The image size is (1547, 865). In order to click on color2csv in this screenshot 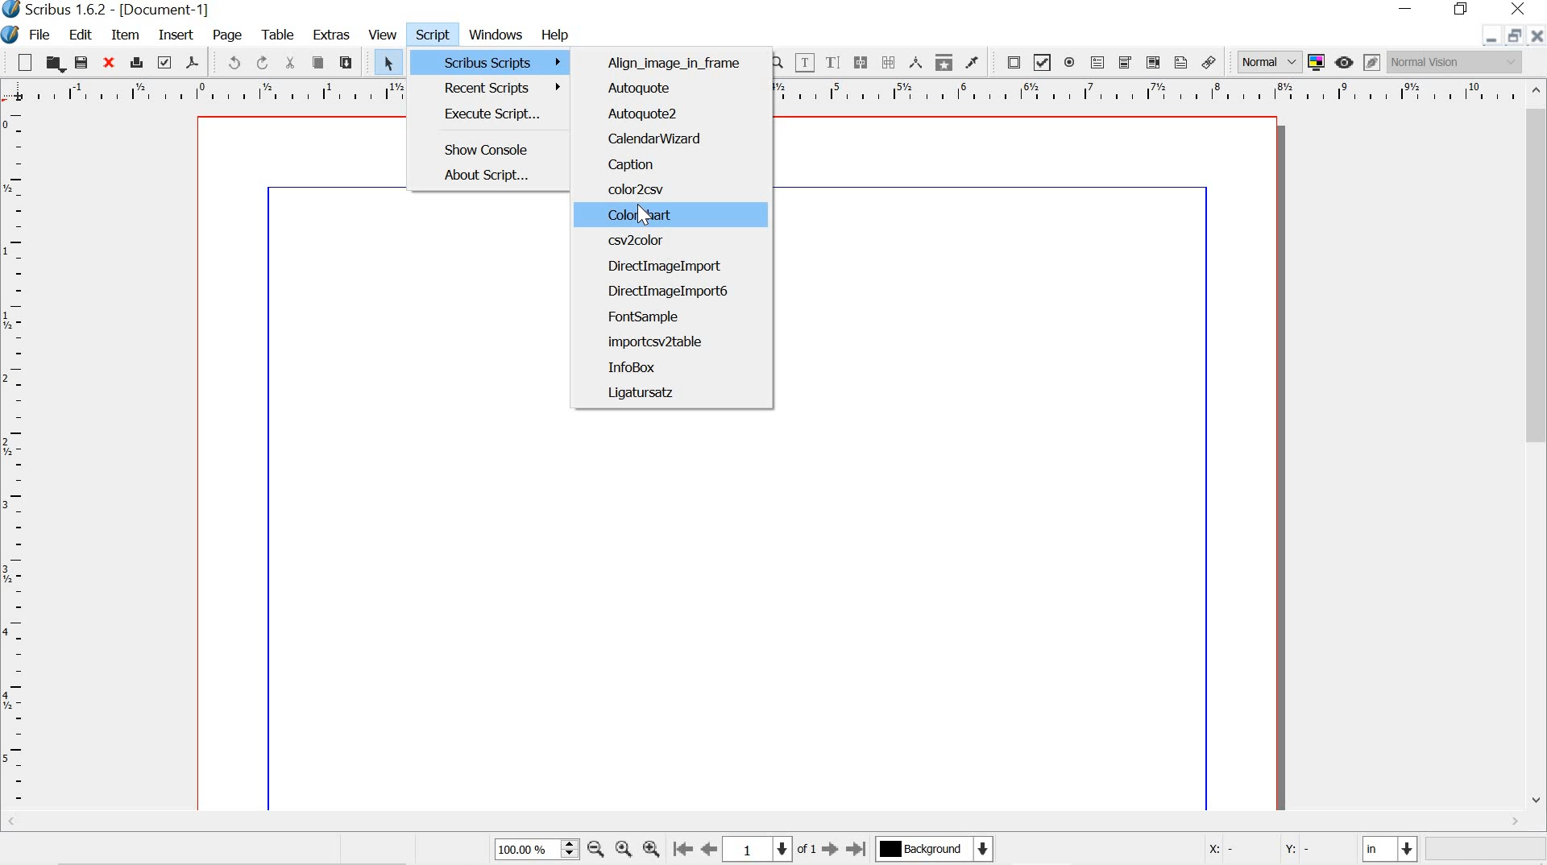, I will do `click(675, 190)`.